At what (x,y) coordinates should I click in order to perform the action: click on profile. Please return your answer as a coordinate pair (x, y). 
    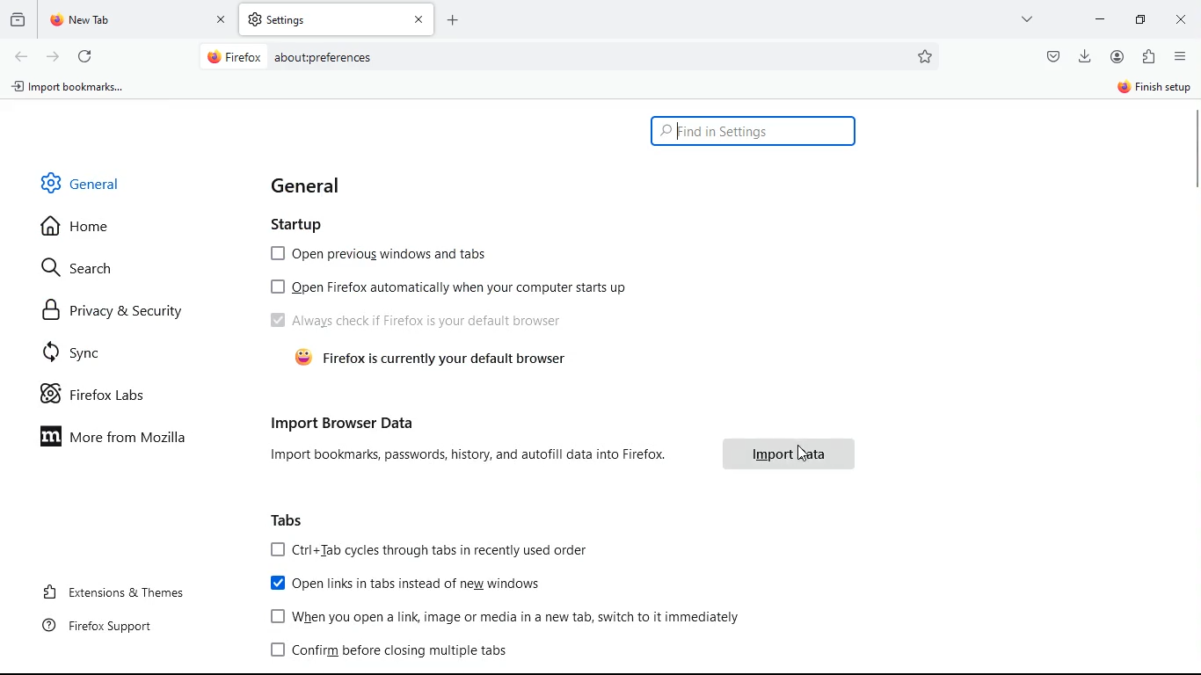
    Looking at the image, I should click on (1117, 56).